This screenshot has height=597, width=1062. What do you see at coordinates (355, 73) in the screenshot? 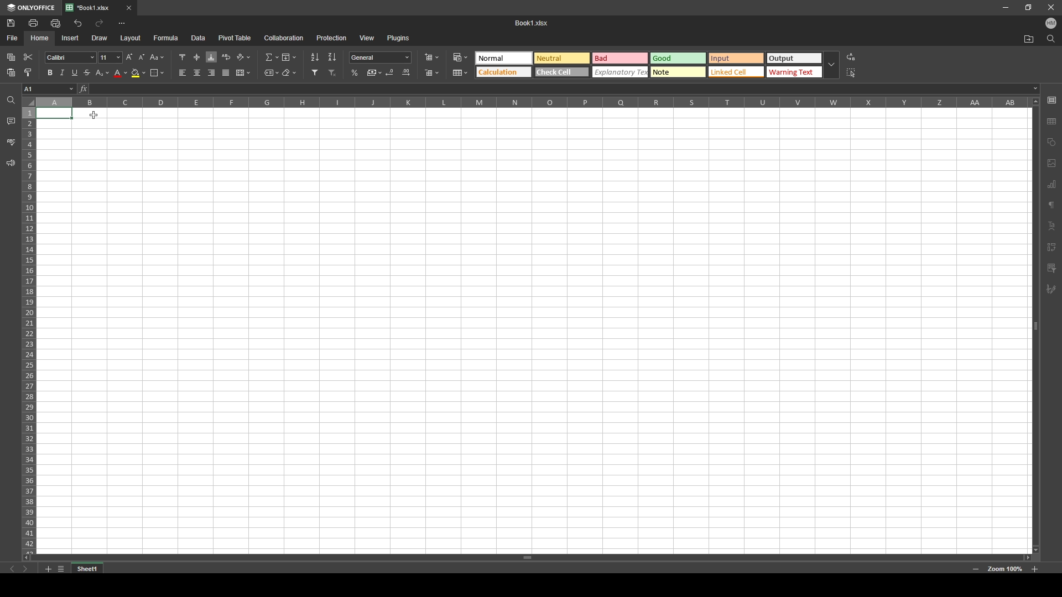
I see `percentage style` at bounding box center [355, 73].